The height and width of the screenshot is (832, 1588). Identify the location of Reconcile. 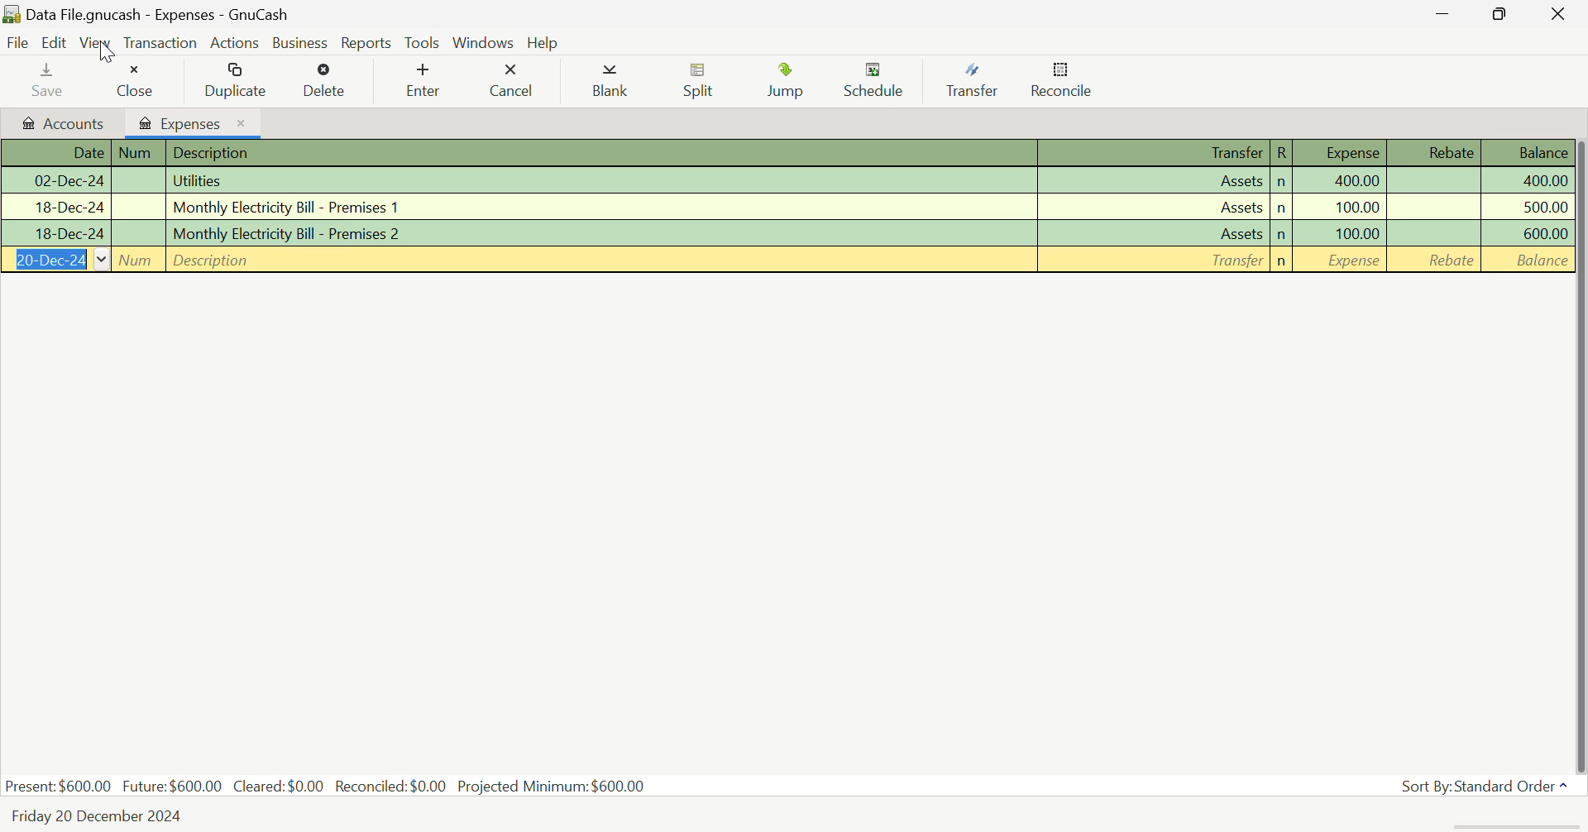
(1065, 84).